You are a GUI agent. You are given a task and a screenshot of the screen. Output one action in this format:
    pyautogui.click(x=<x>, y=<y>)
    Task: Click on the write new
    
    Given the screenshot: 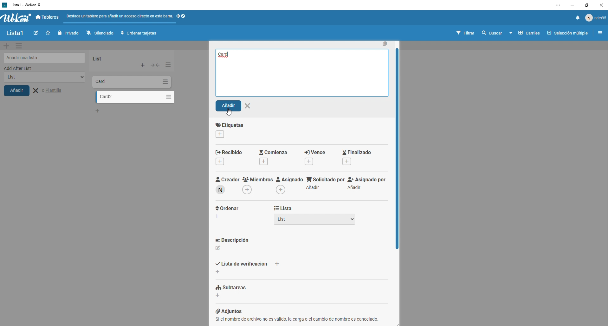 What is the action you would take?
    pyautogui.click(x=35, y=34)
    